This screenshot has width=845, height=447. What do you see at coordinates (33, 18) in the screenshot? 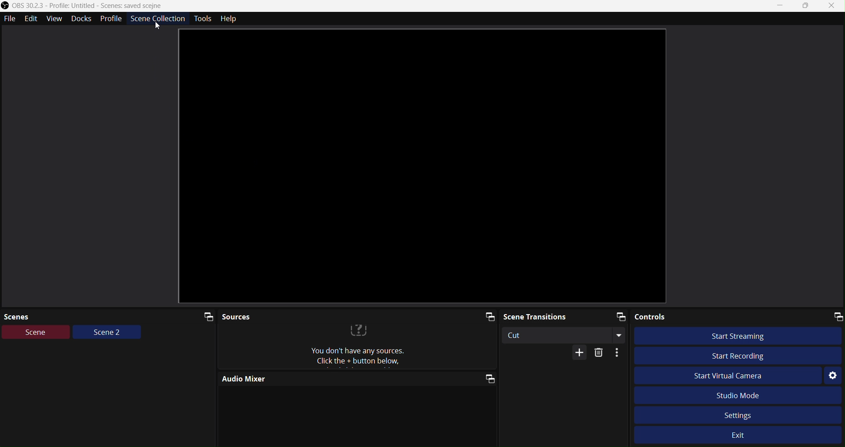
I see `Edit` at bounding box center [33, 18].